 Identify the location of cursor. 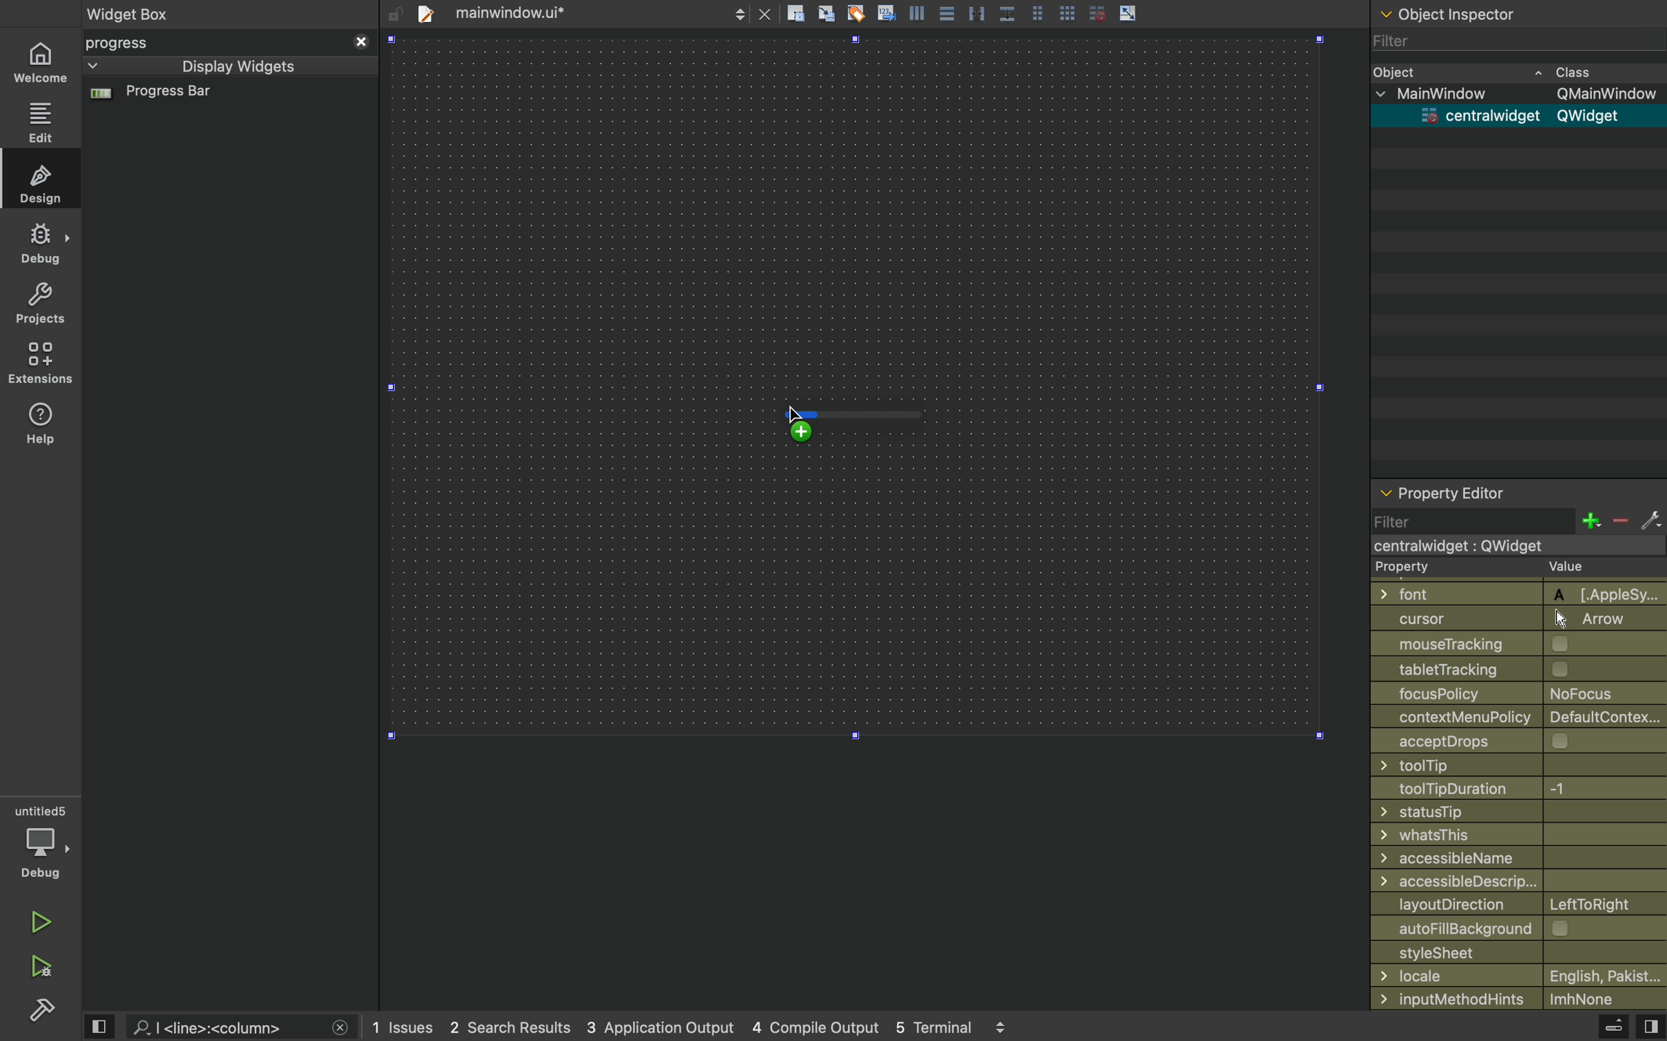
(803, 417).